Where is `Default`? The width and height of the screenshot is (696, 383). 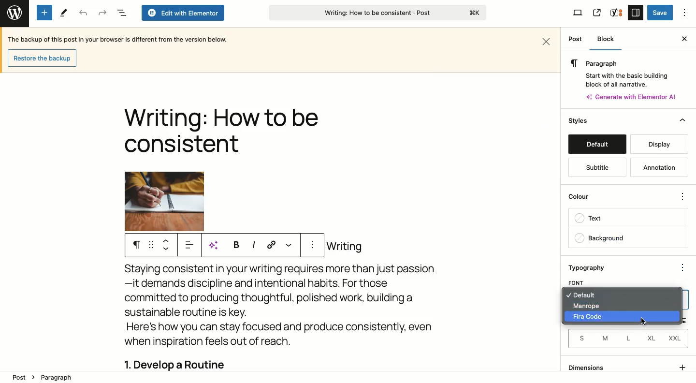 Default is located at coordinates (597, 144).